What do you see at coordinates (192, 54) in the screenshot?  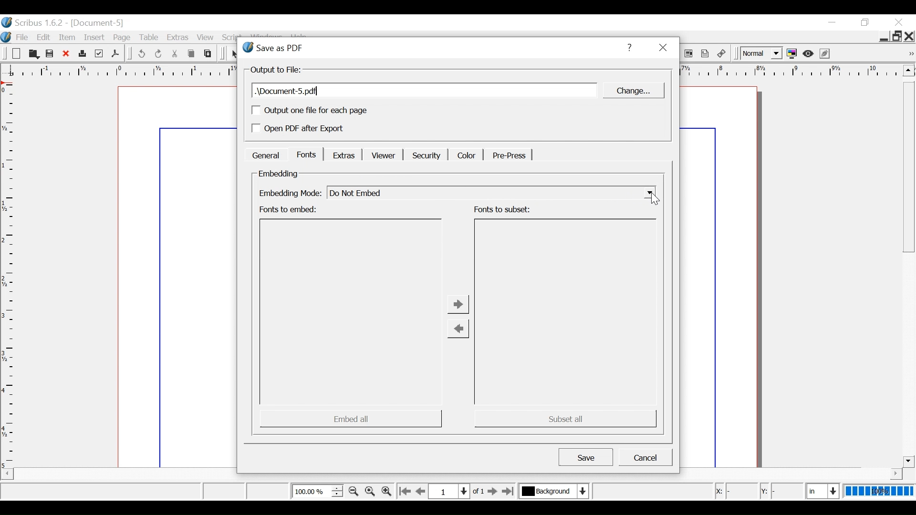 I see `Copy` at bounding box center [192, 54].